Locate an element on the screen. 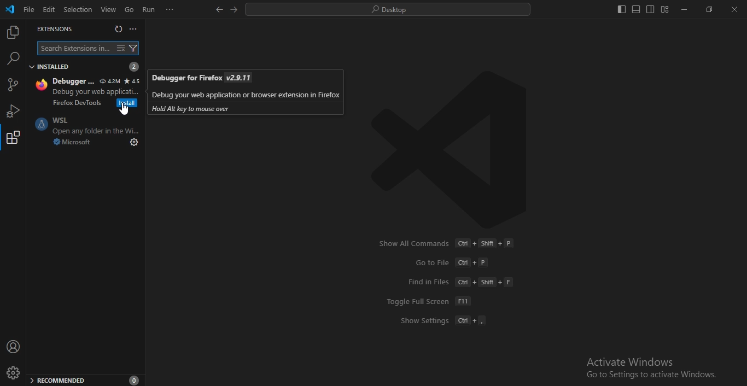 This screenshot has height=386, width=747. mozilla firefox icon is located at coordinates (40, 85).